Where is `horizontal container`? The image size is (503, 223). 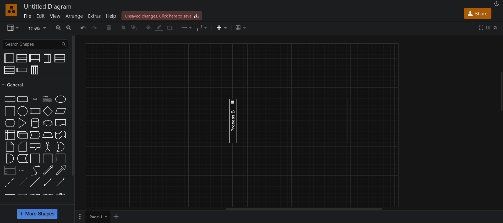 horizontal container is located at coordinates (61, 158).